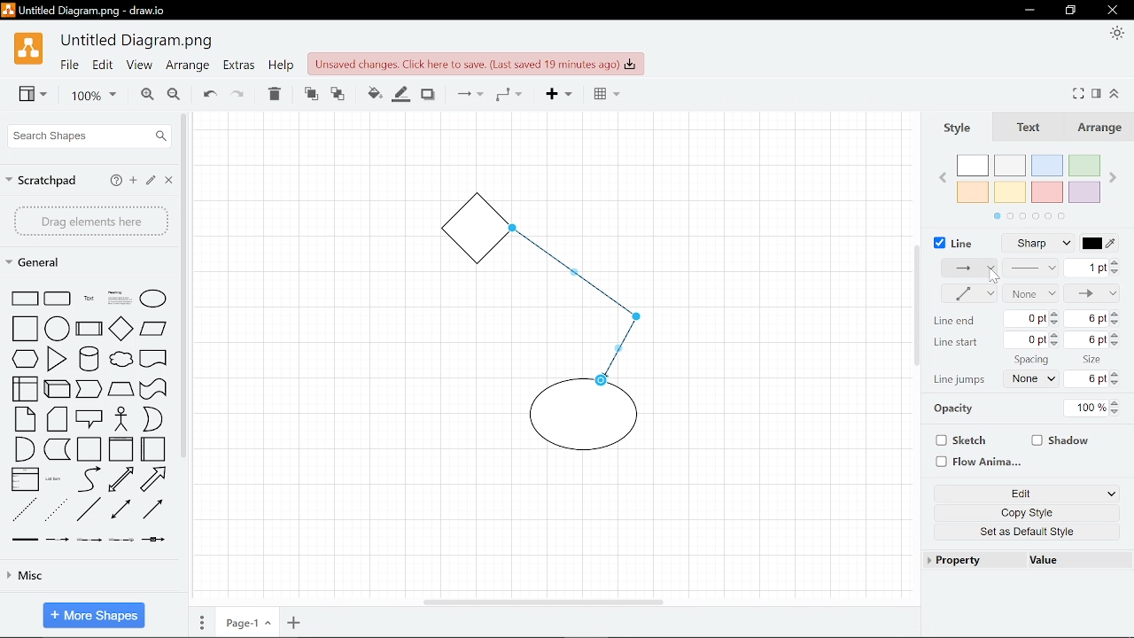 The width and height of the screenshot is (1134, 638). Describe the element at coordinates (59, 541) in the screenshot. I see `shape` at that location.